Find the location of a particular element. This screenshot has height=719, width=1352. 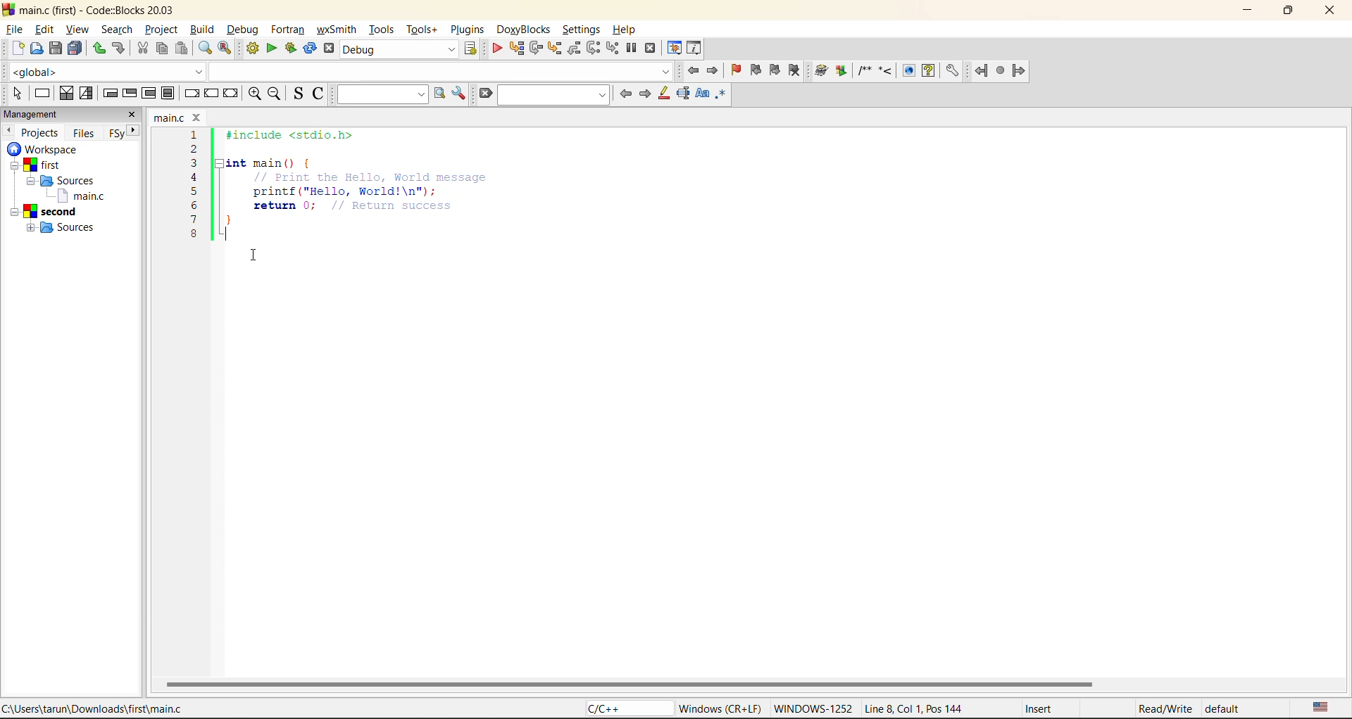

various info is located at coordinates (695, 49).